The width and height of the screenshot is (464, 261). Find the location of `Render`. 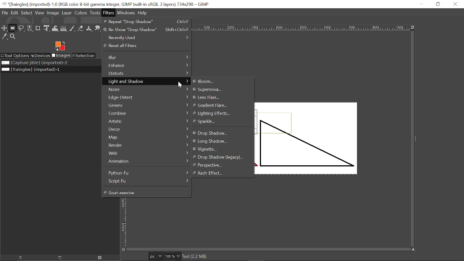

Render is located at coordinates (147, 146).